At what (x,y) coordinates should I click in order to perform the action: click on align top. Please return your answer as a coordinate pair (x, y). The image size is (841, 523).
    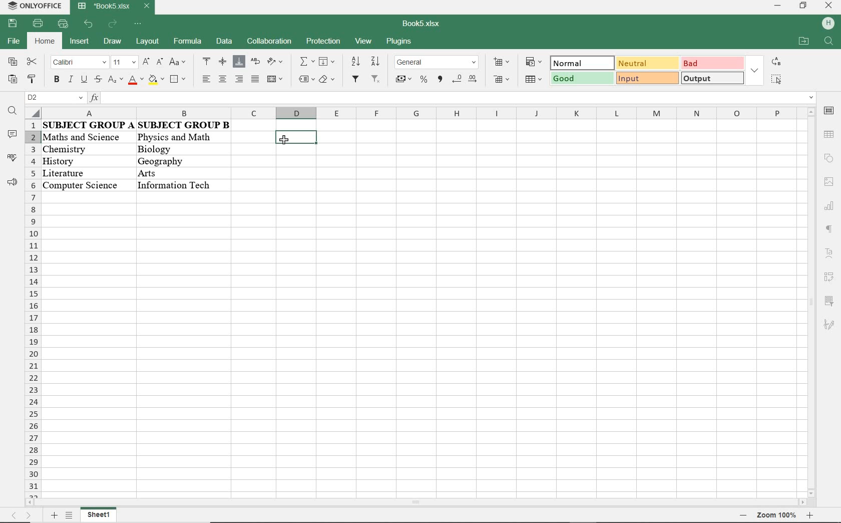
    Looking at the image, I should click on (207, 61).